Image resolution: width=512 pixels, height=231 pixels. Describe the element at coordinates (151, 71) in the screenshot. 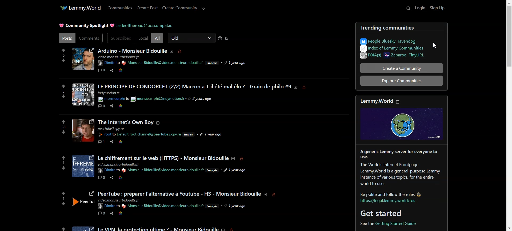

I see `More` at that location.